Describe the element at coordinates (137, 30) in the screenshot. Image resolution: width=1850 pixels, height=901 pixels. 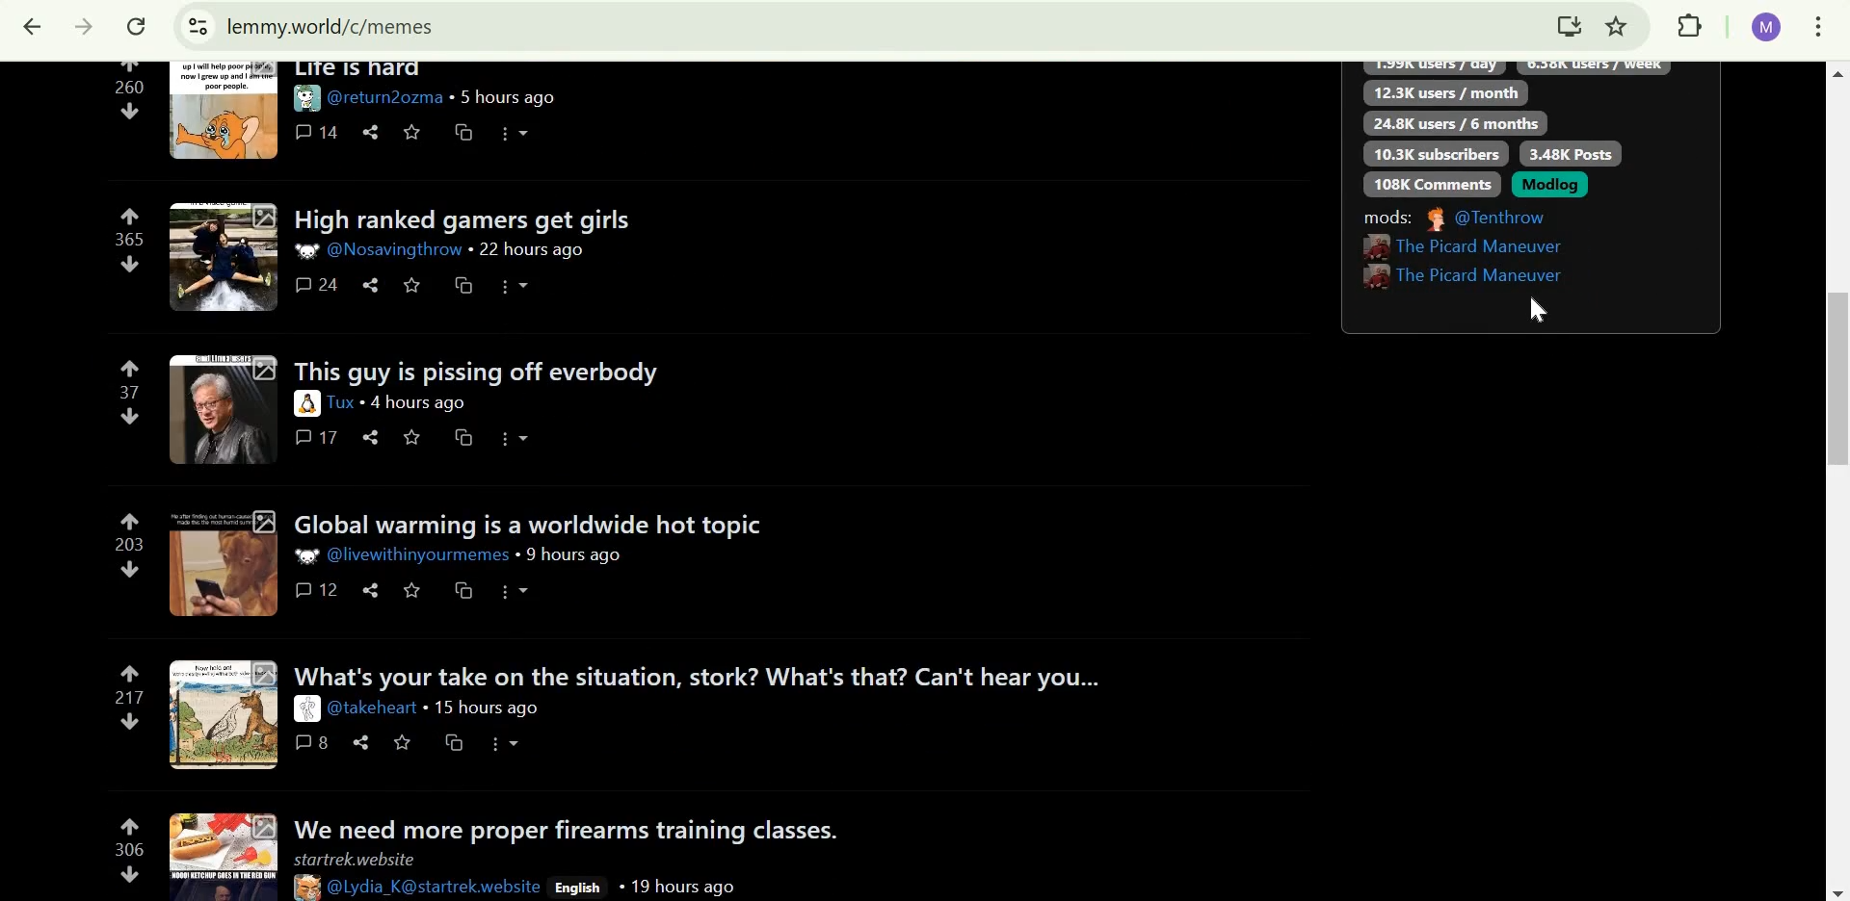
I see `reload this page` at that location.